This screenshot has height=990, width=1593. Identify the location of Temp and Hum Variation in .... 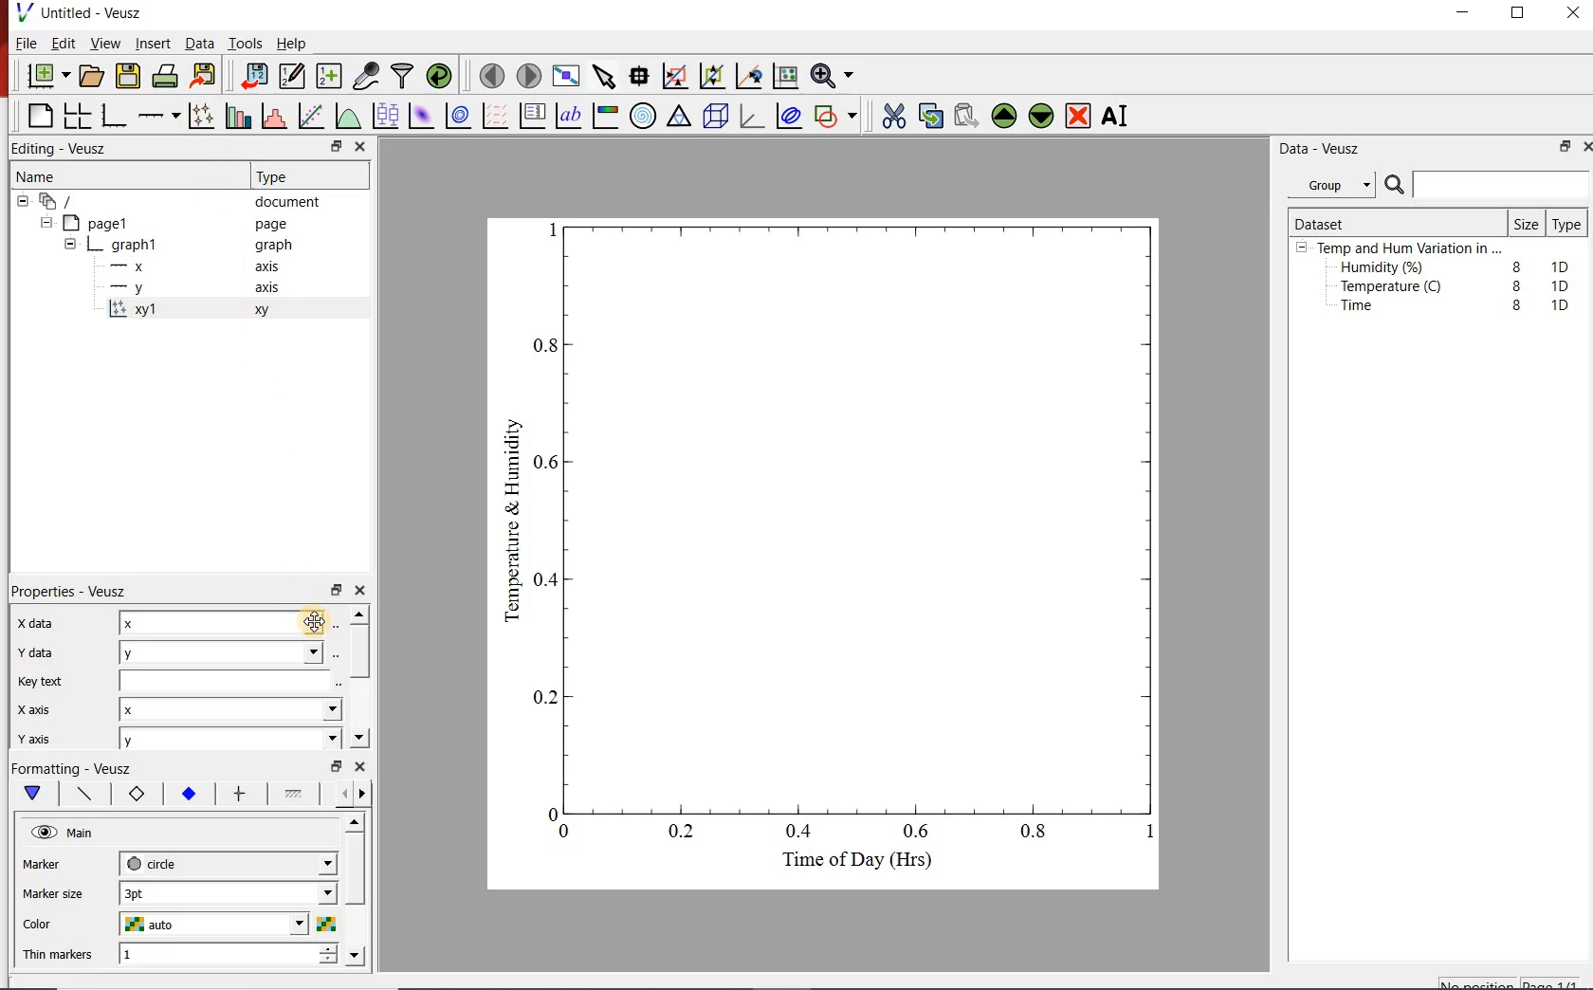
(1409, 248).